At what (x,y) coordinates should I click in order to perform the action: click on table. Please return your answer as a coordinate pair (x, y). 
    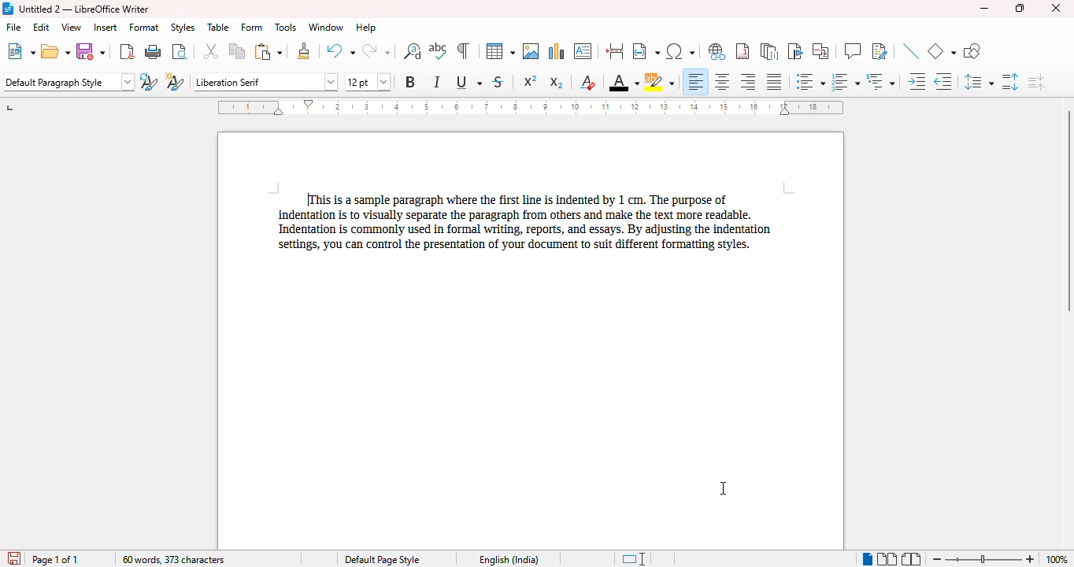
    Looking at the image, I should click on (500, 51).